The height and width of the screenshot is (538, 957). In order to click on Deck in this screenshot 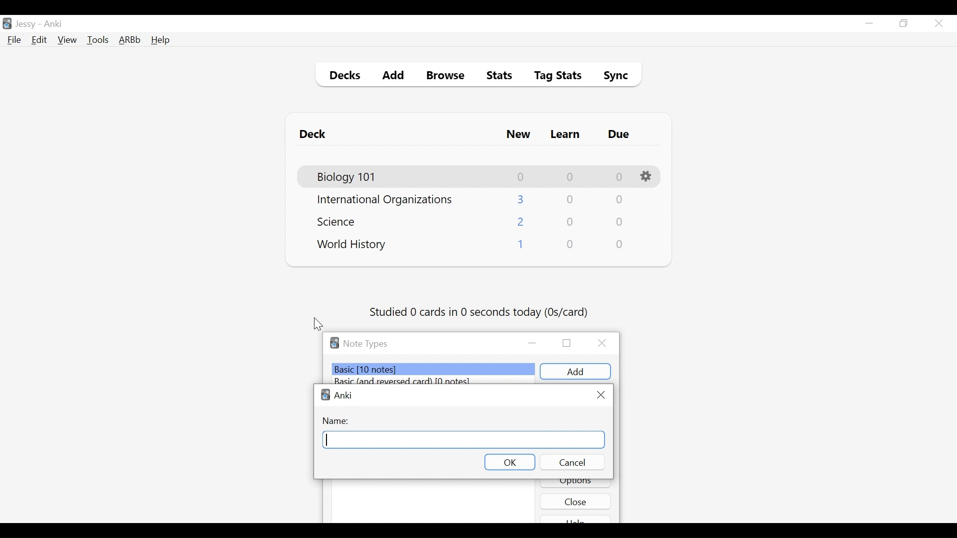, I will do `click(315, 134)`.